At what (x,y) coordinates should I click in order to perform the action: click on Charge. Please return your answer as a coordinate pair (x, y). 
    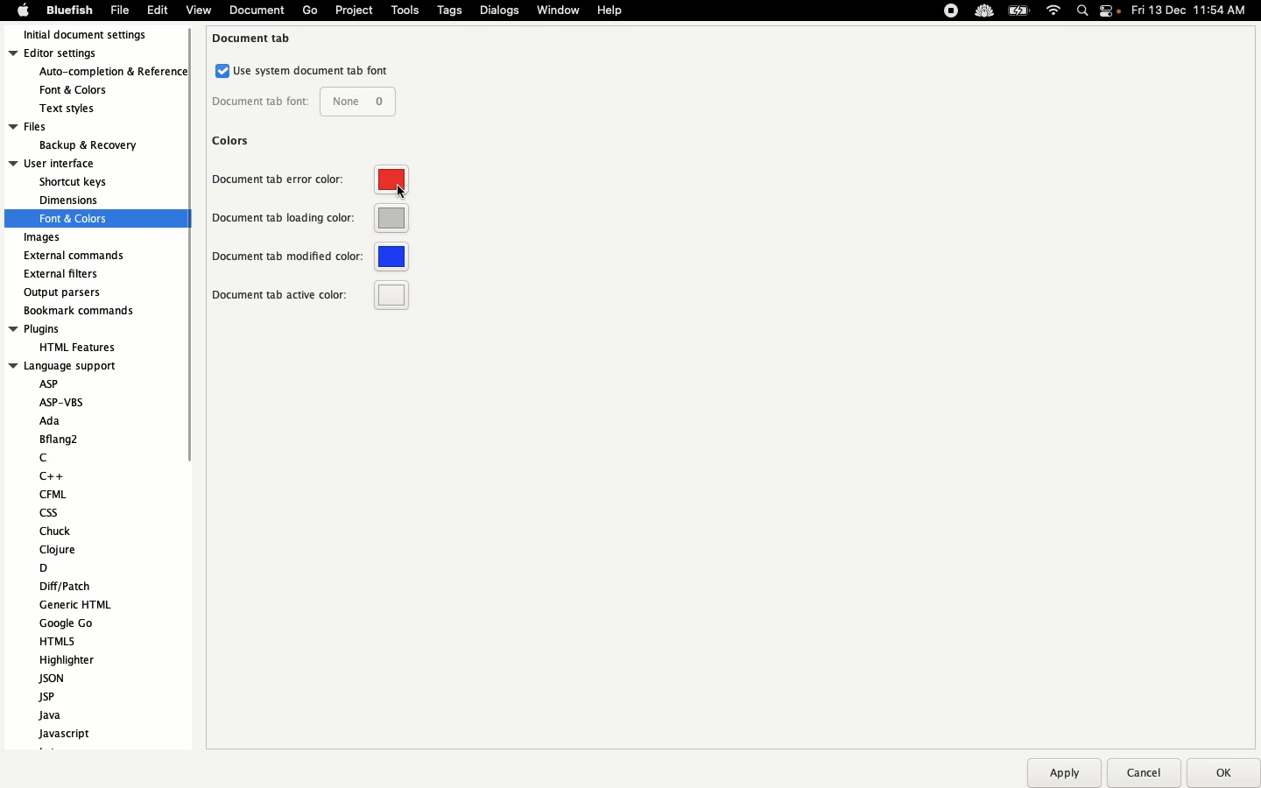
    Looking at the image, I should click on (1018, 12).